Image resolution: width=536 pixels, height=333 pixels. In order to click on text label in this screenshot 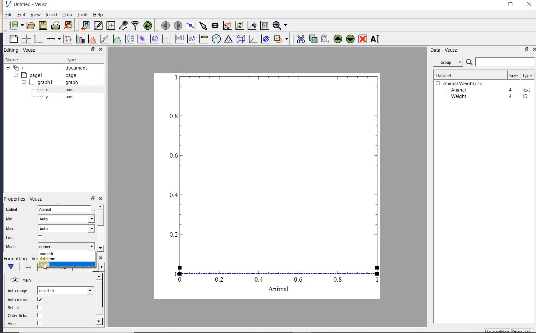, I will do `click(191, 40)`.